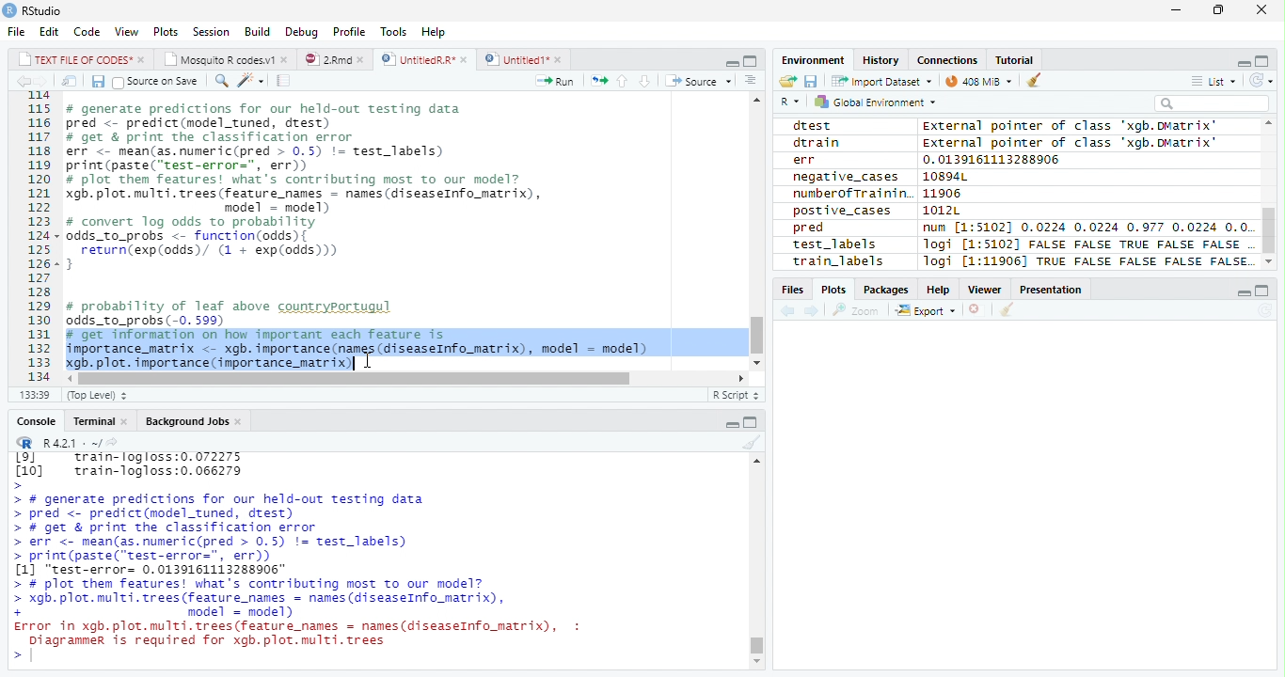 This screenshot has height=677, width=1285. Describe the element at coordinates (1071, 142) in the screenshot. I see `External pointer of class "xgb.DMatrix'` at that location.